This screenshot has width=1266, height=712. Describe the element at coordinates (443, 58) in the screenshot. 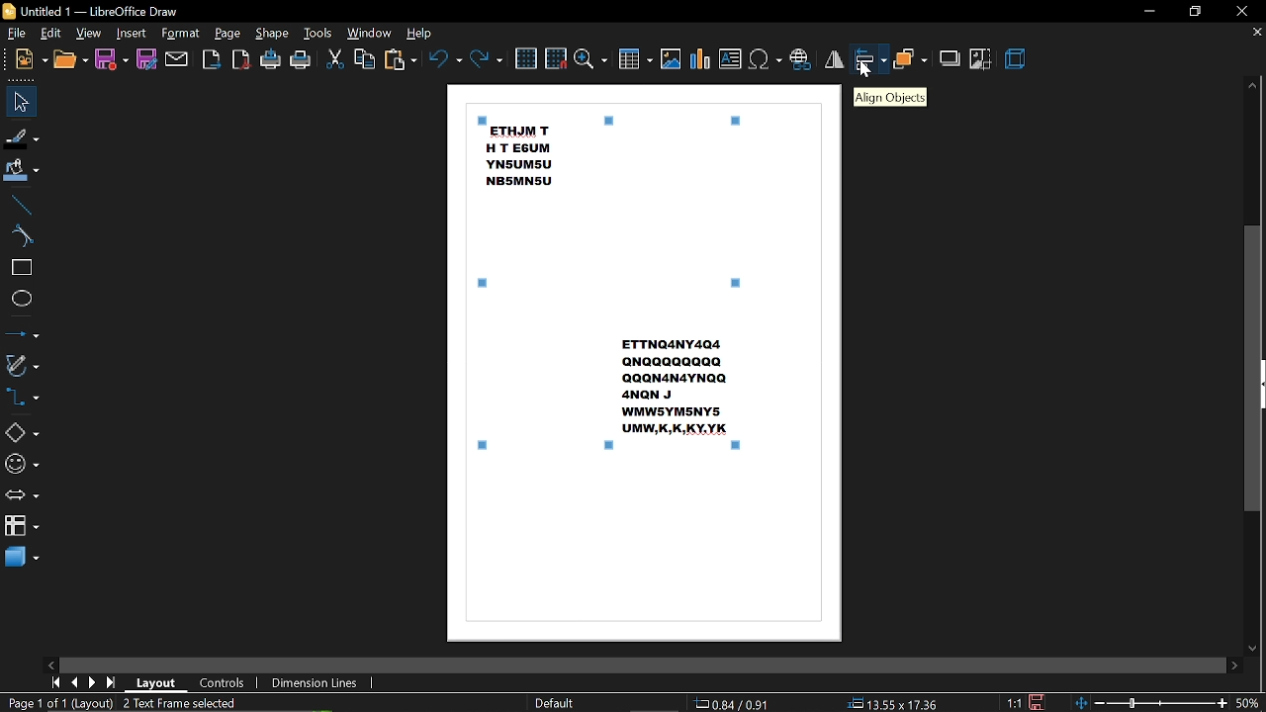

I see `undo` at that location.